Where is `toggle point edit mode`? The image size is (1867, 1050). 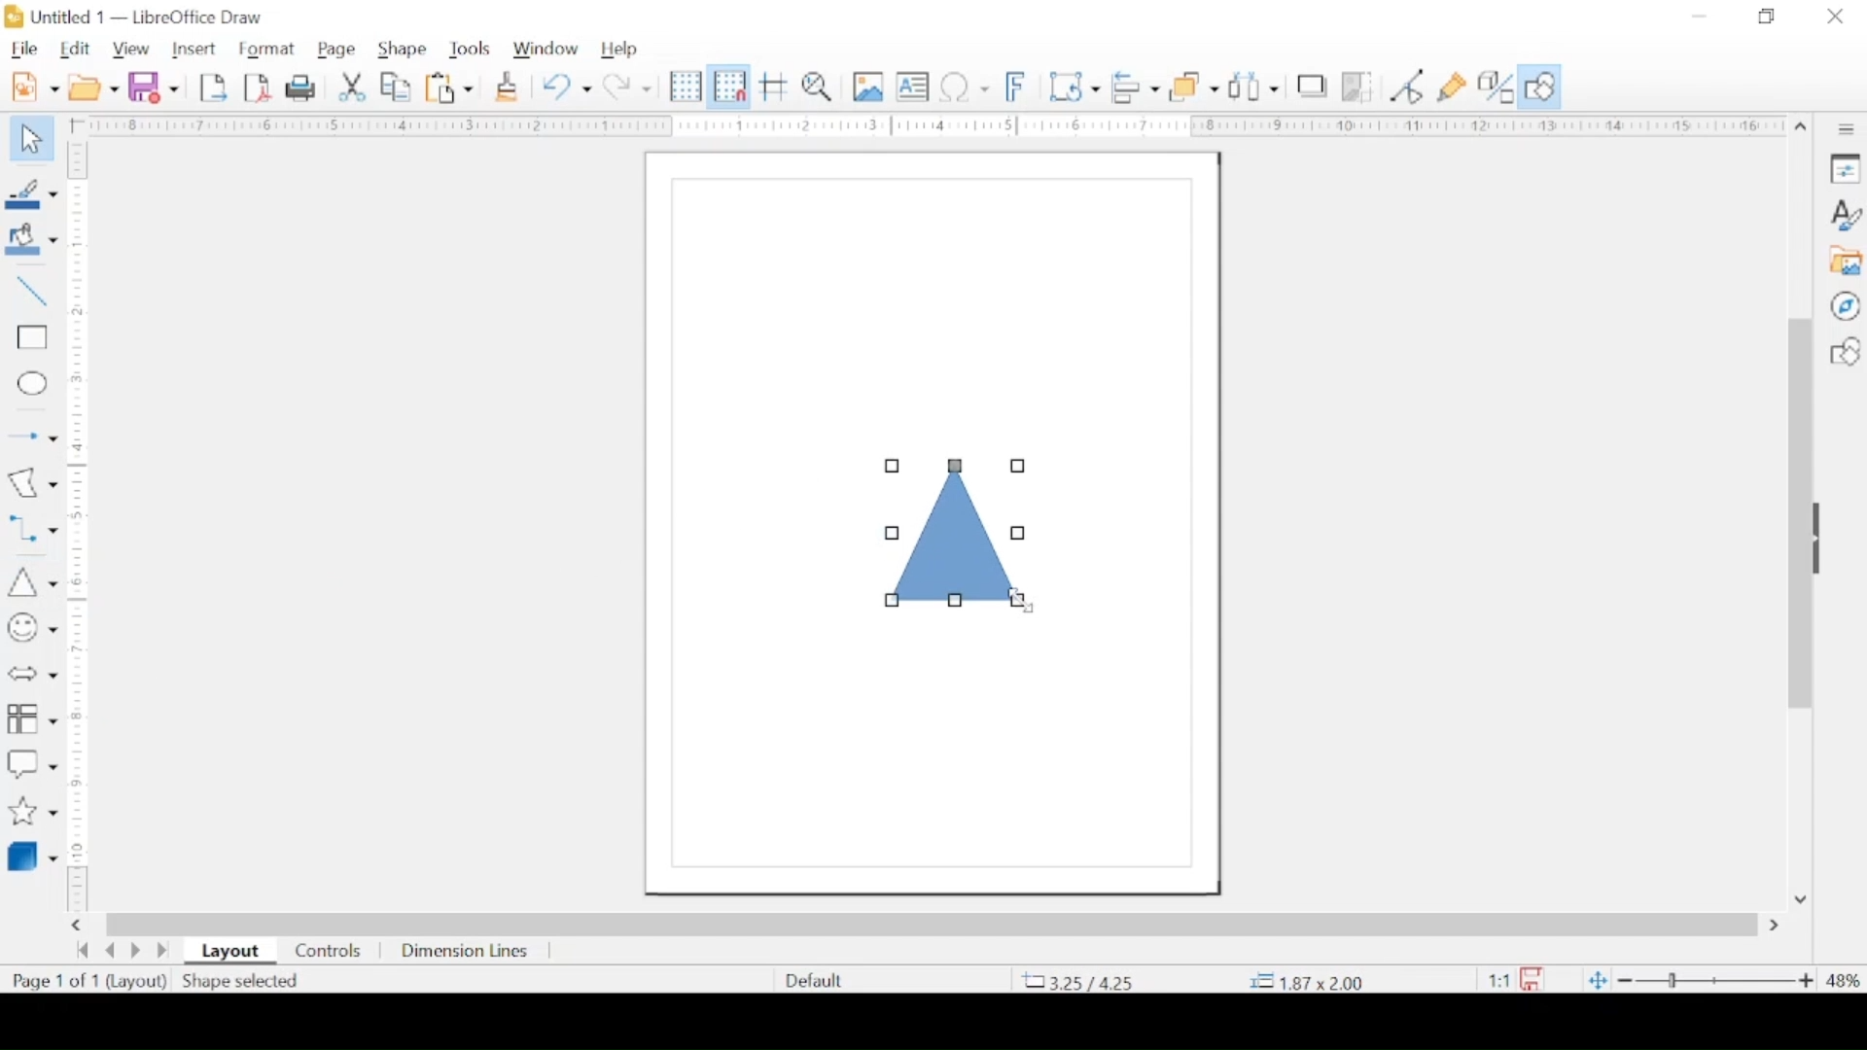 toggle point edit mode is located at coordinates (1406, 87).